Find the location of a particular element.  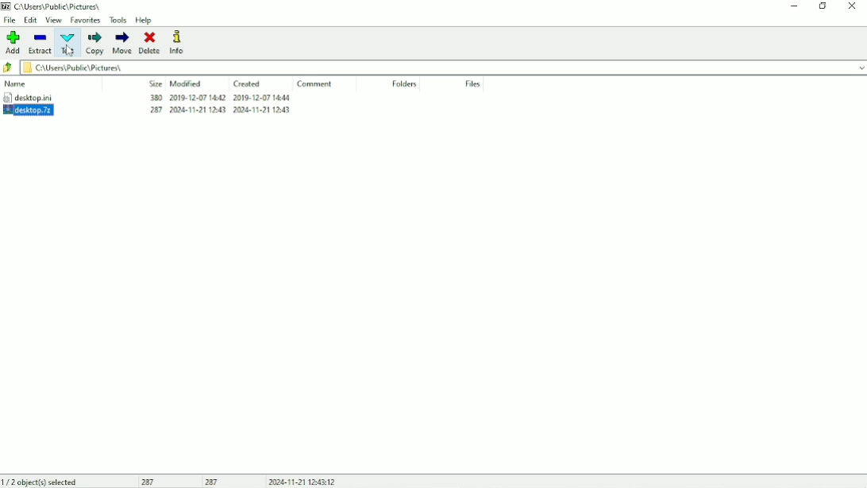

View is located at coordinates (53, 20).